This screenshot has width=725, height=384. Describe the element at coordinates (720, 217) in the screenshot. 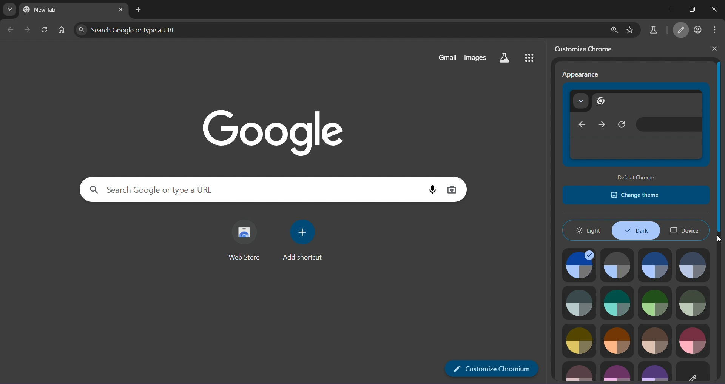

I see `vertical scrollbar` at that location.